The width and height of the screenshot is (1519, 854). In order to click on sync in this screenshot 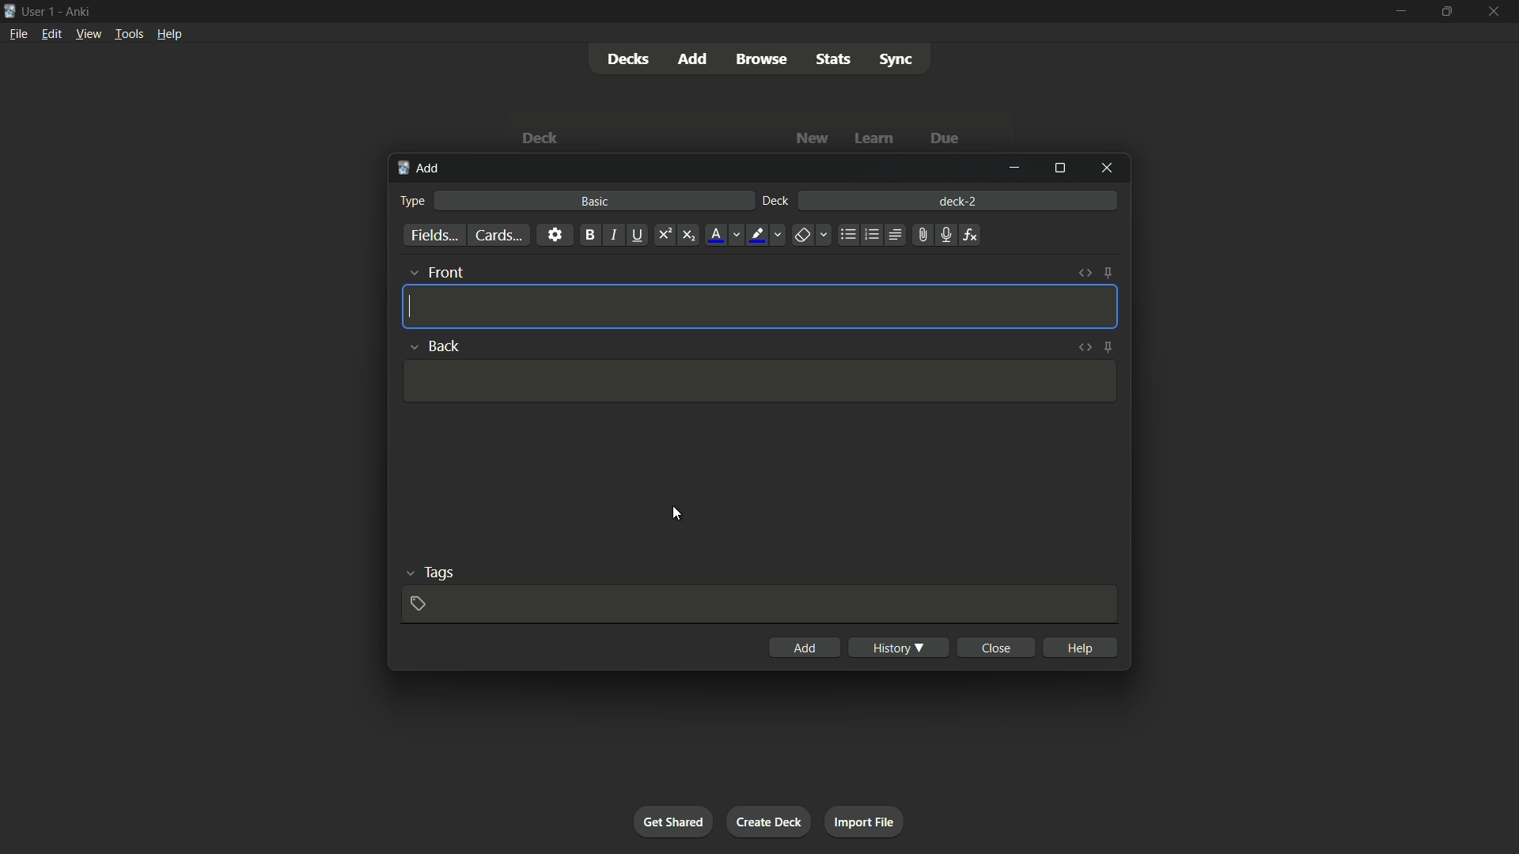, I will do `click(896, 60)`.